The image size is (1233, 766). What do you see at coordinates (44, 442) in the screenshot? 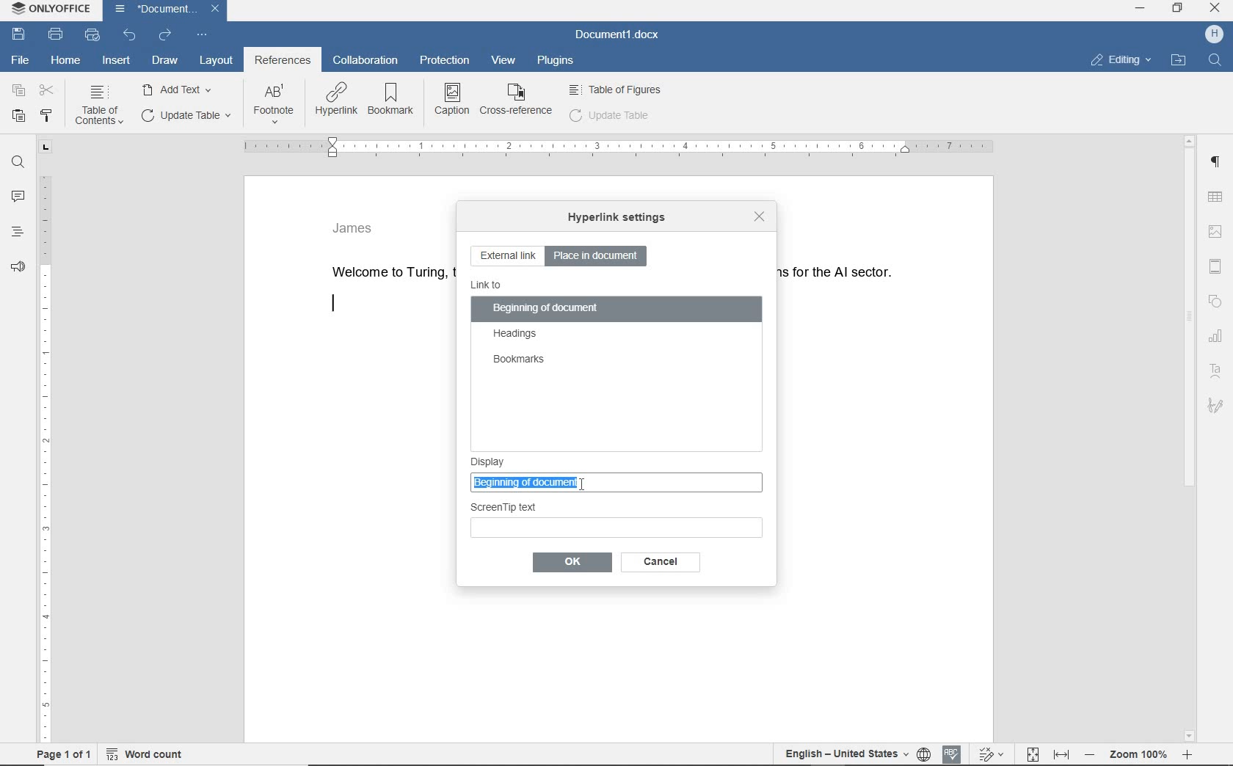
I see `ruler` at bounding box center [44, 442].